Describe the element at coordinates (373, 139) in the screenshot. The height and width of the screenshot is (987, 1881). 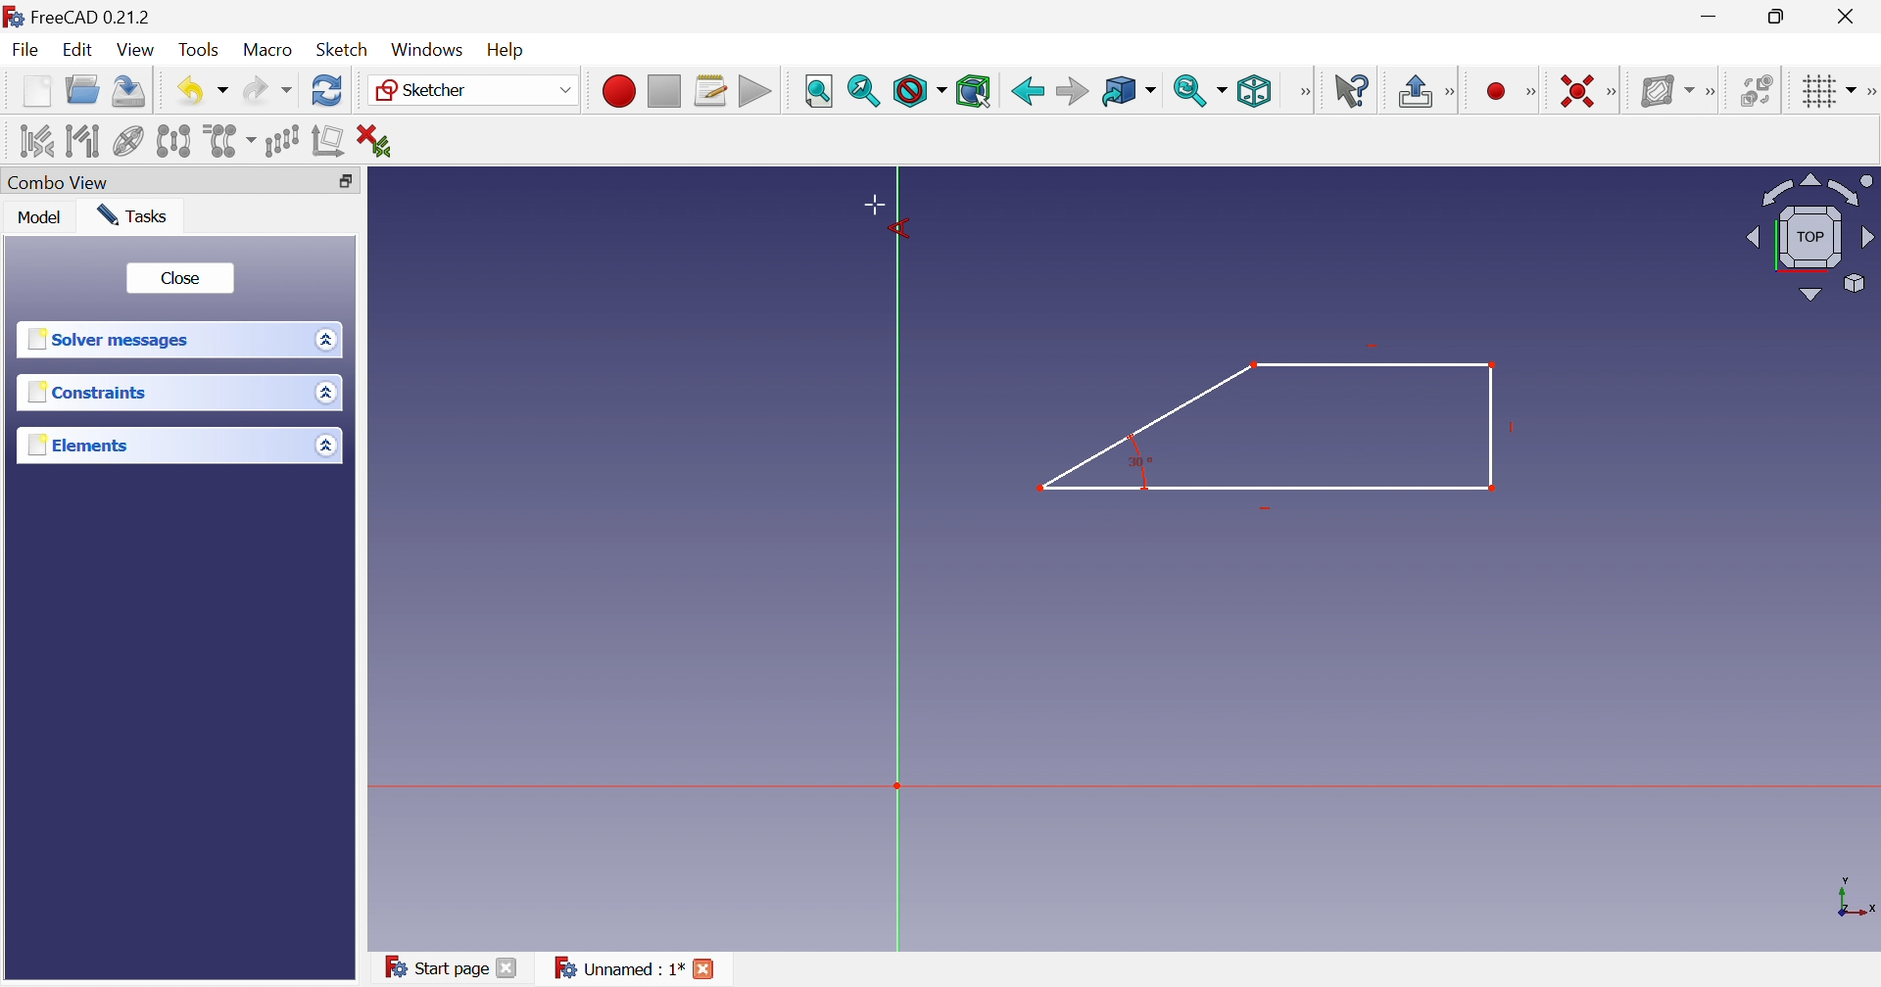
I see `Delete all constraints` at that location.